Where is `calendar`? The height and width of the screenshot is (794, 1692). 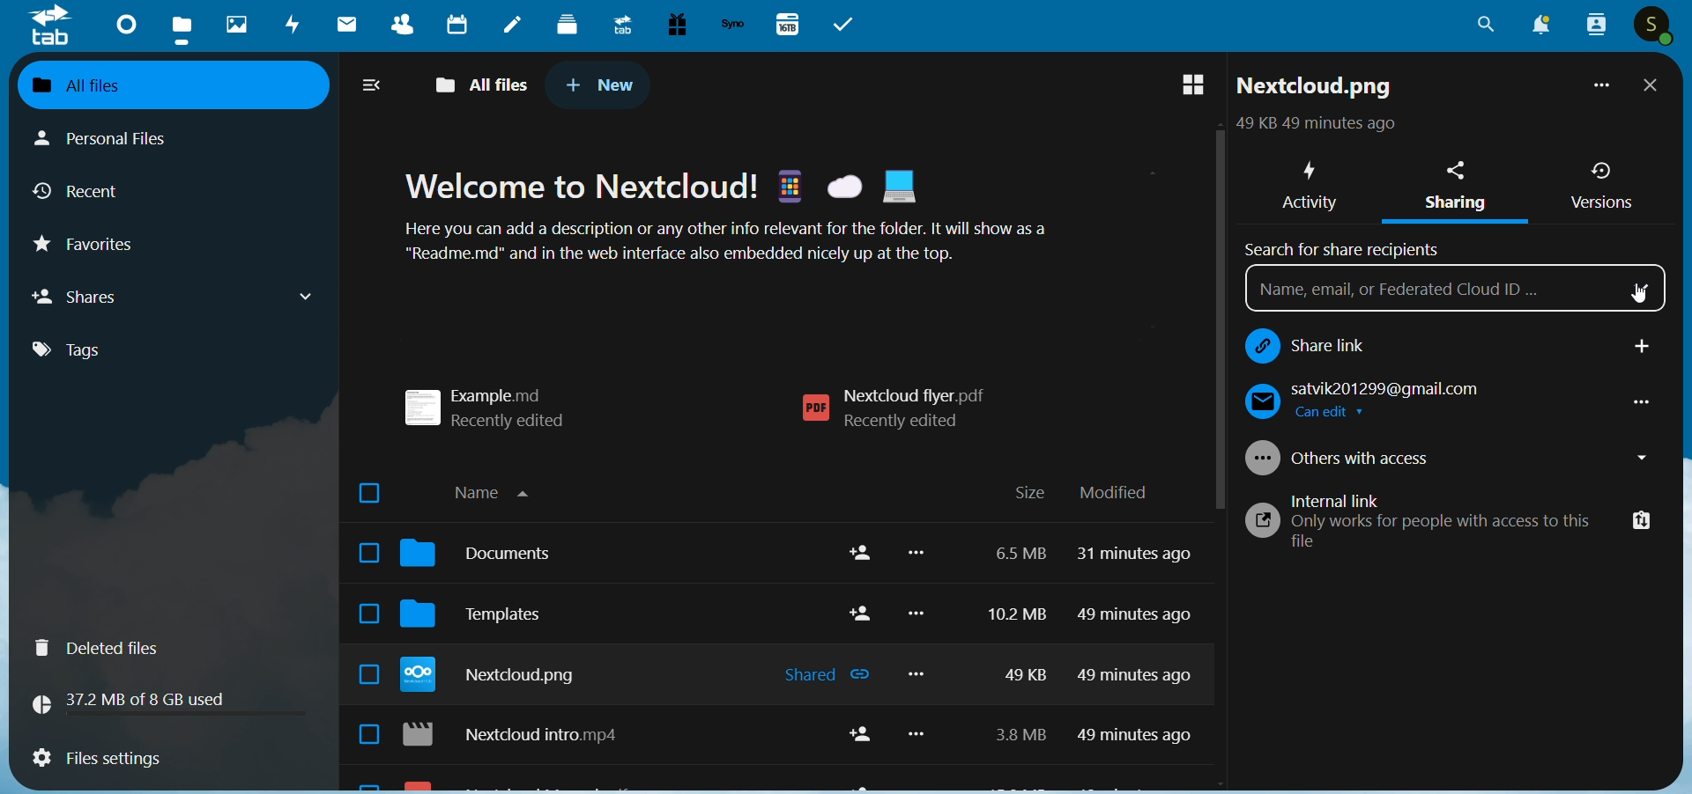
calendar is located at coordinates (458, 23).